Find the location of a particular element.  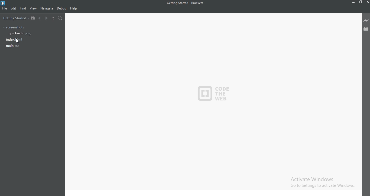

getting started - Brackets is located at coordinates (186, 3).